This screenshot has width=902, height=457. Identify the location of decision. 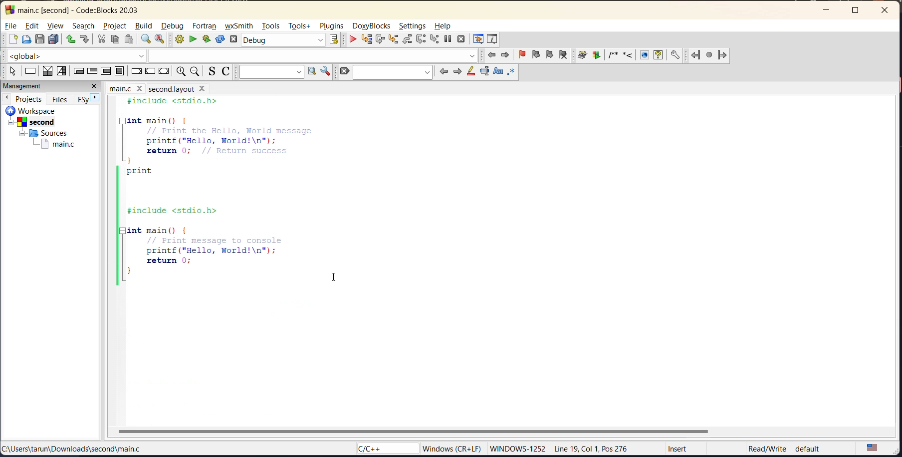
(46, 71).